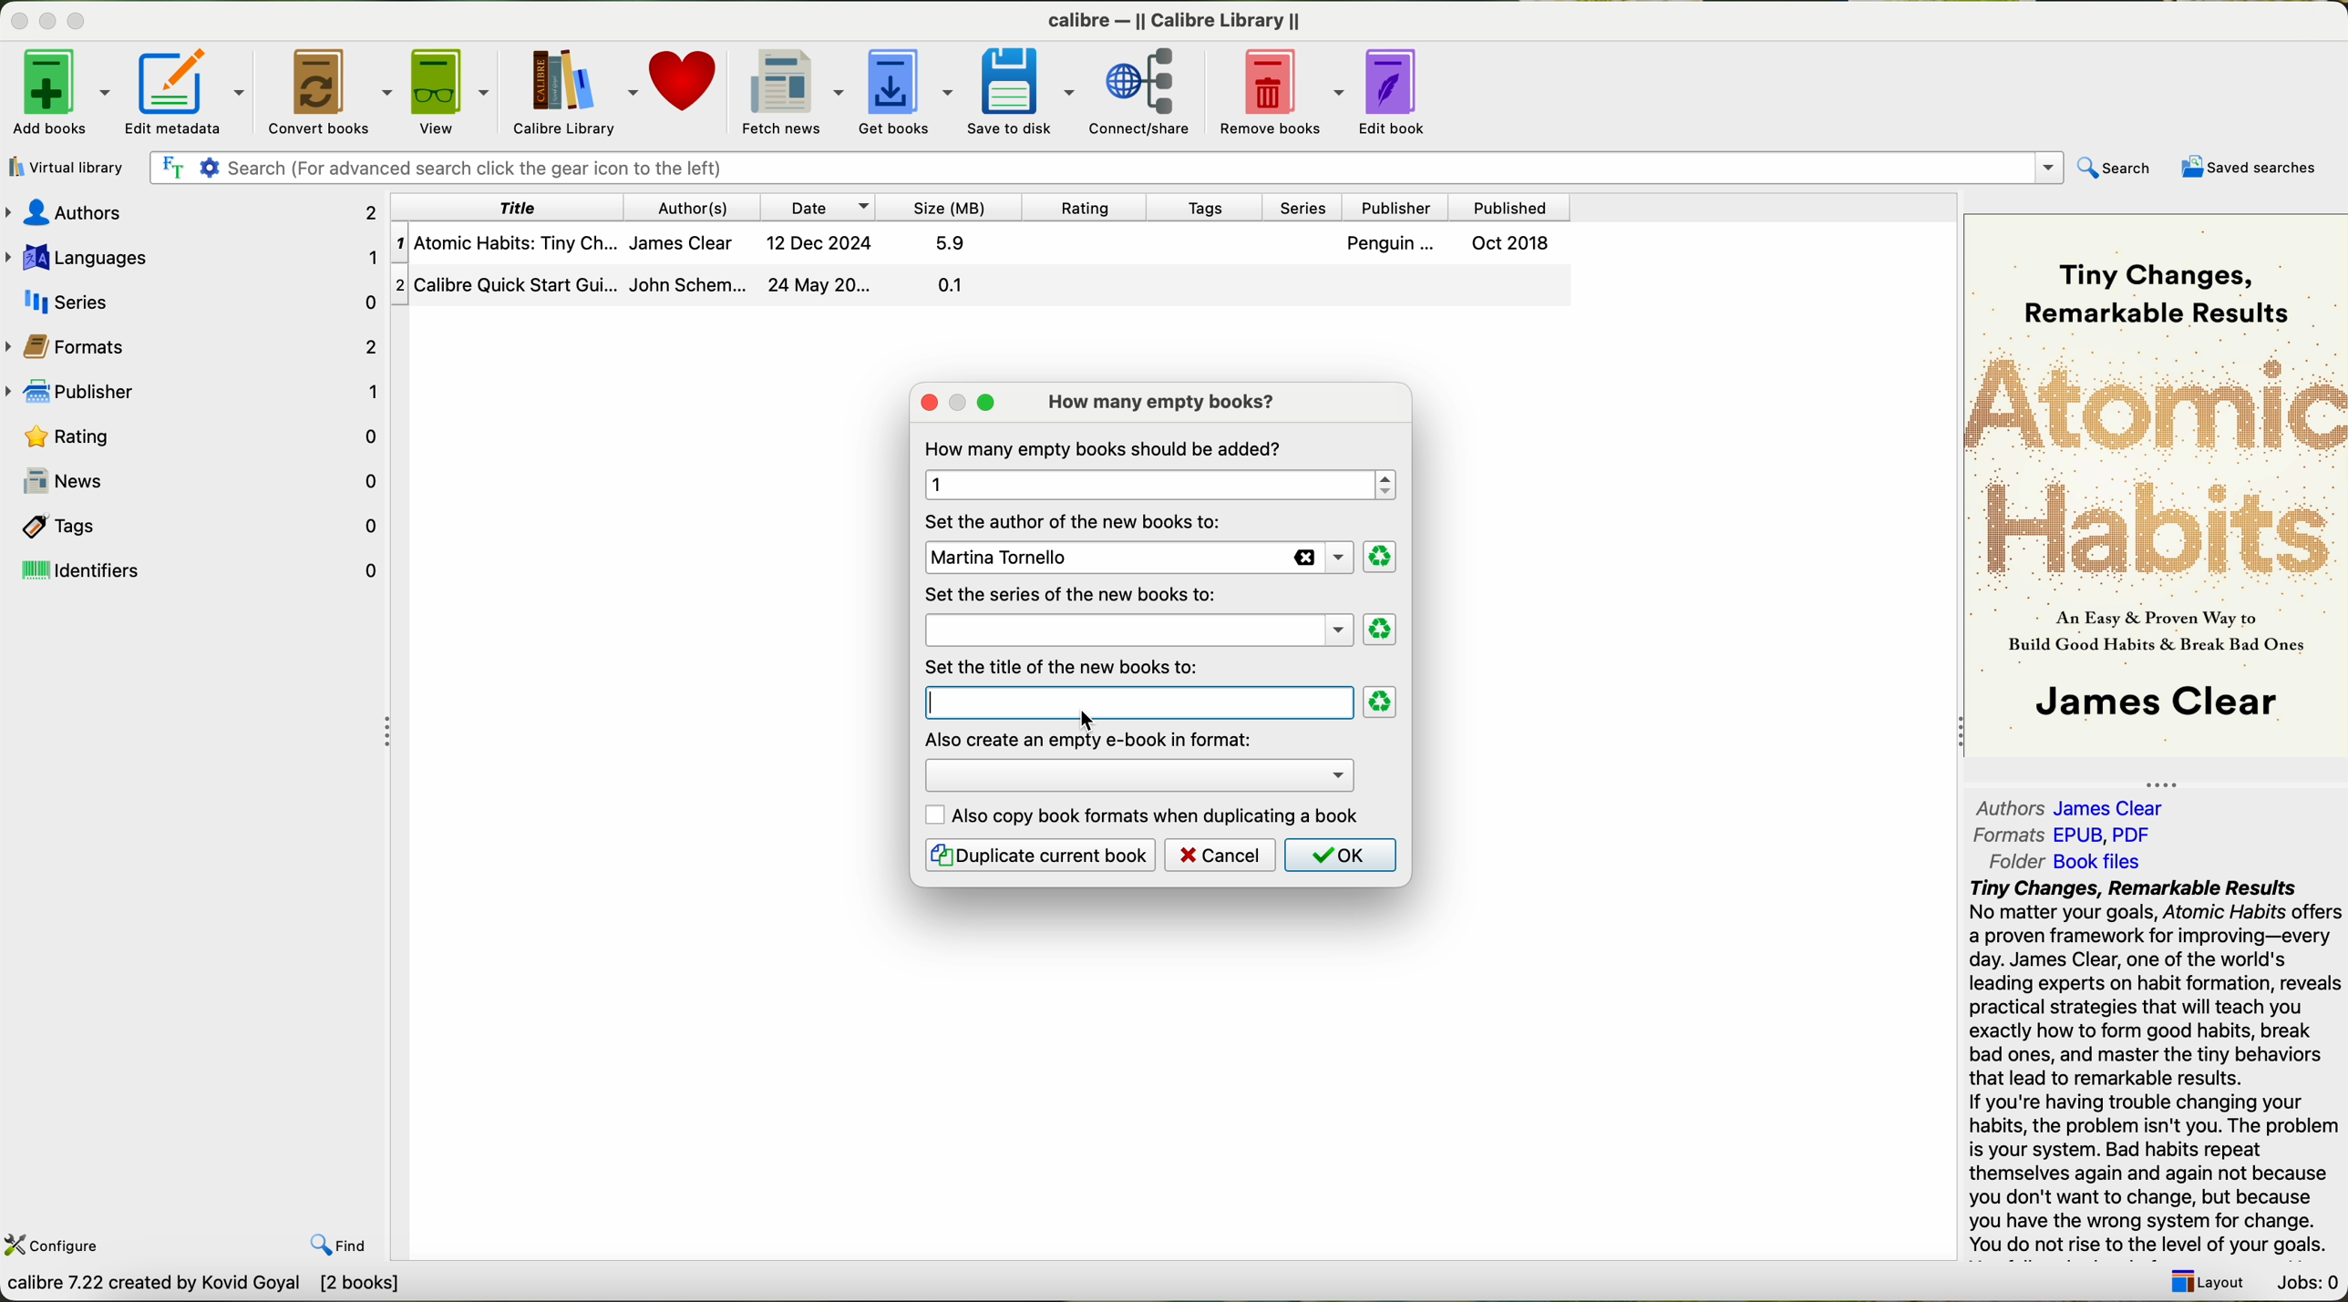 The height and width of the screenshot is (1302, 2348). What do you see at coordinates (975, 701) in the screenshot?
I see `typing` at bounding box center [975, 701].